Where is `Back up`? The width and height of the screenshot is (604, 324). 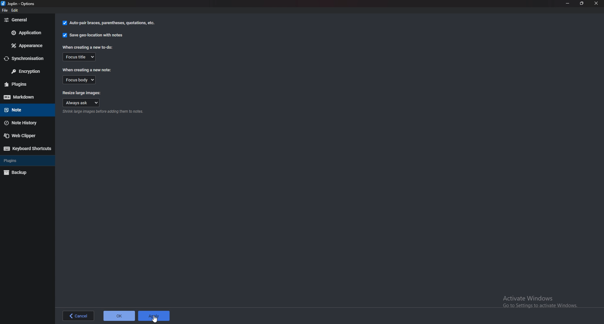
Back up is located at coordinates (26, 173).